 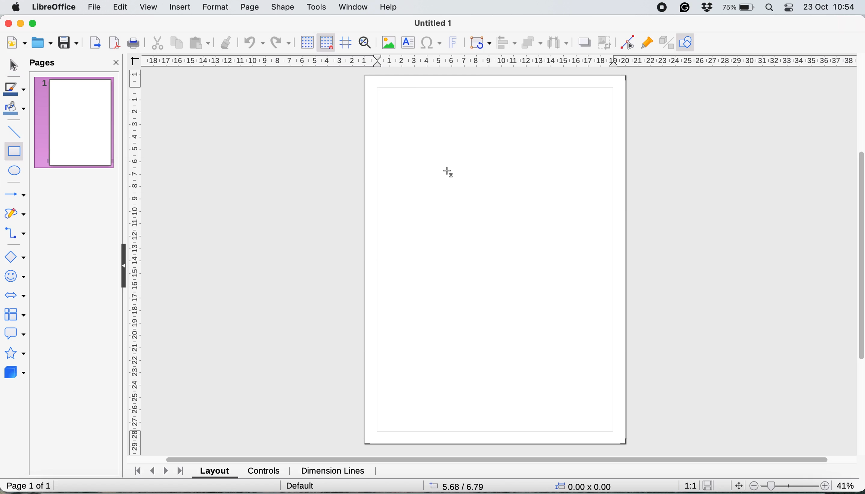 I want to click on 5.68/6.79, so click(x=462, y=486).